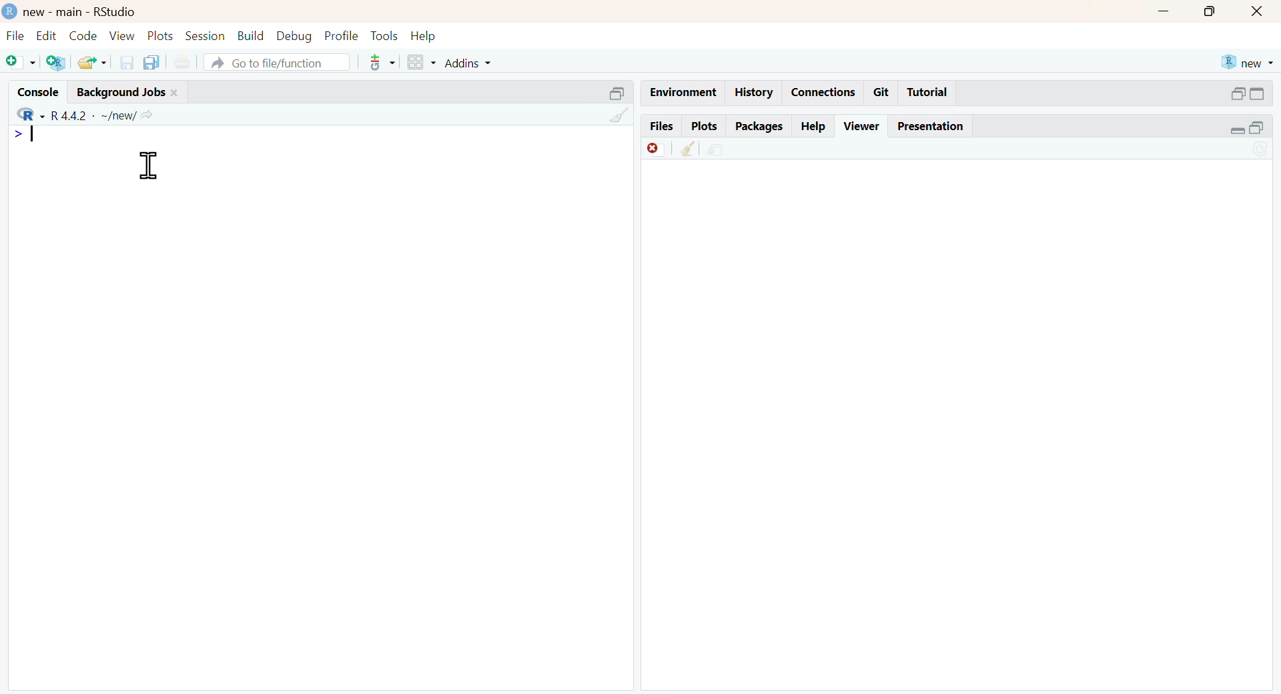 Image resolution: width=1281 pixels, height=694 pixels. What do you see at coordinates (344, 36) in the screenshot?
I see `profile` at bounding box center [344, 36].